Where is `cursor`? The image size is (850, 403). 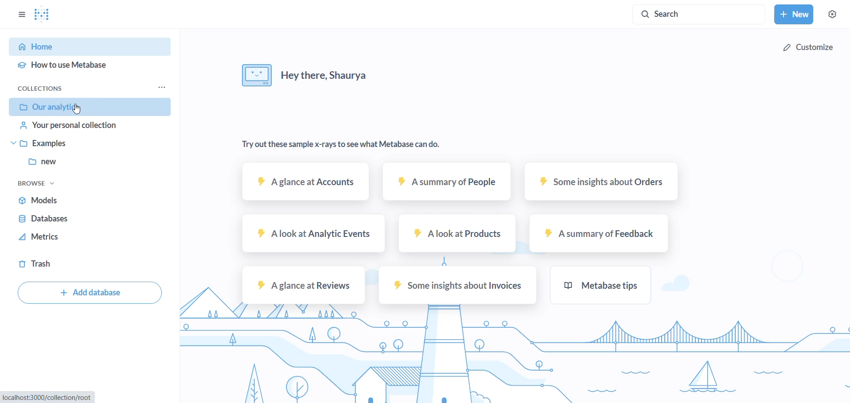
cursor is located at coordinates (78, 109).